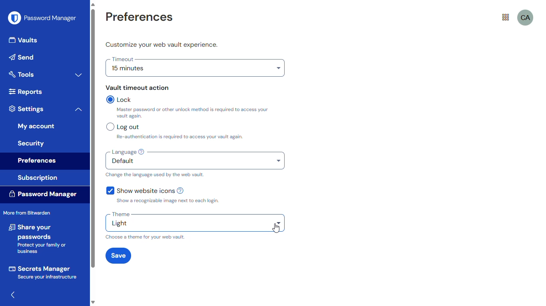  What do you see at coordinates (213, 137) in the screenshot?
I see `Re-authentication is required to access your vault again.` at bounding box center [213, 137].